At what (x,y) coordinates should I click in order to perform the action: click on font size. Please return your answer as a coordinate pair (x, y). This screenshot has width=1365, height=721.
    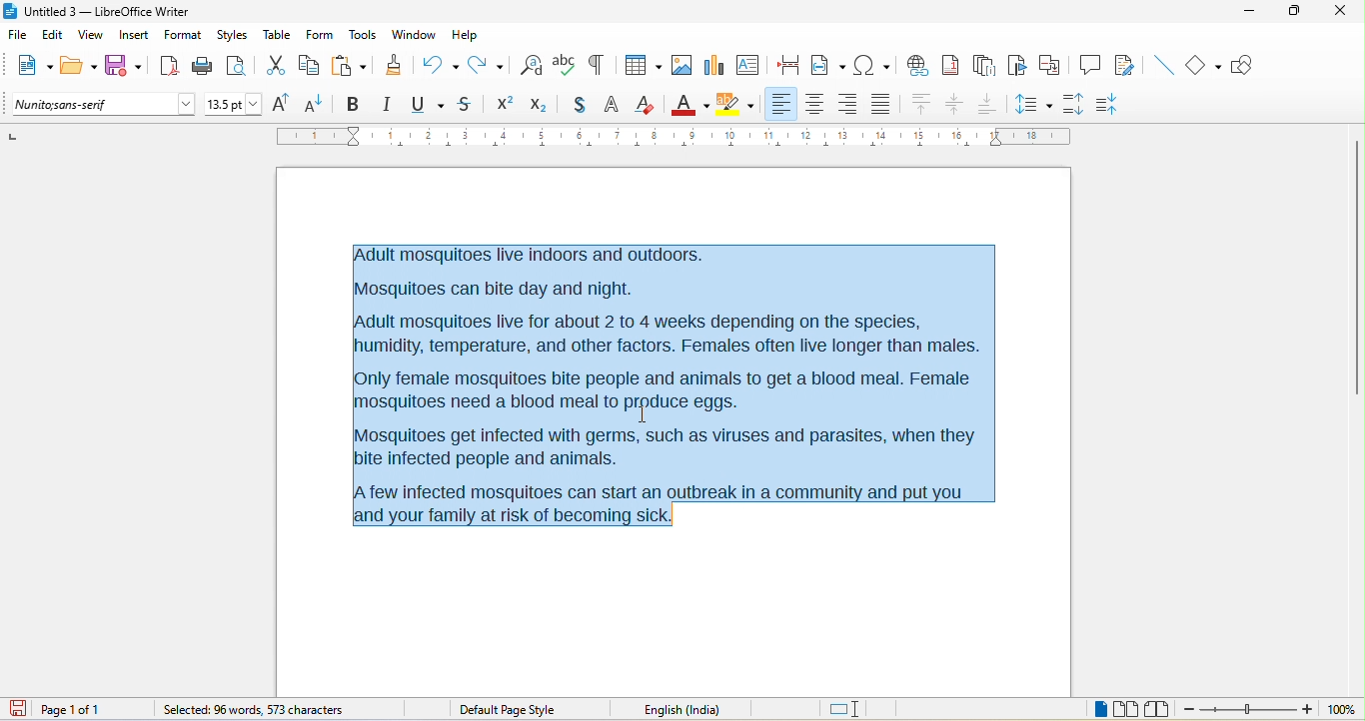
    Looking at the image, I should click on (234, 104).